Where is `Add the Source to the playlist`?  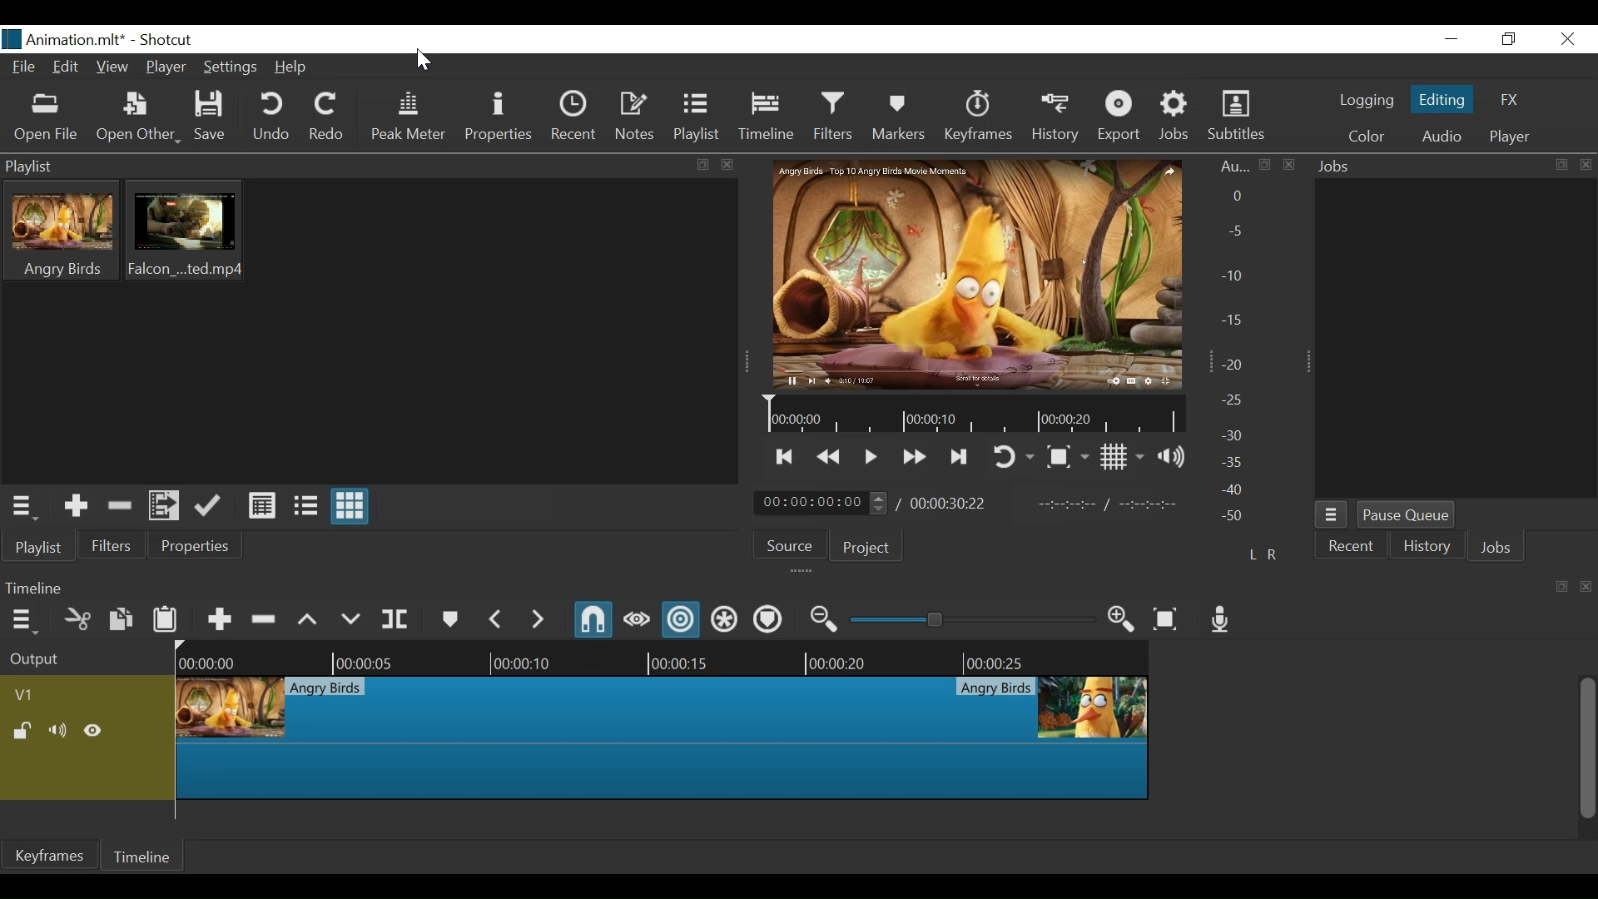
Add the Source to the playlist is located at coordinates (73, 504).